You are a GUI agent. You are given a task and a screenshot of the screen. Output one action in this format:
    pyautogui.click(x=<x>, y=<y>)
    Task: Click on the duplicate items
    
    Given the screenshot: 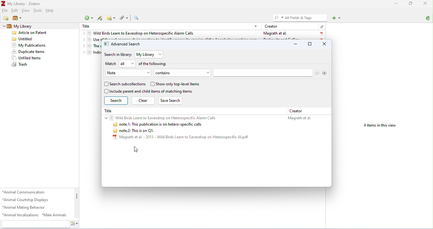 What is the action you would take?
    pyautogui.click(x=29, y=51)
    